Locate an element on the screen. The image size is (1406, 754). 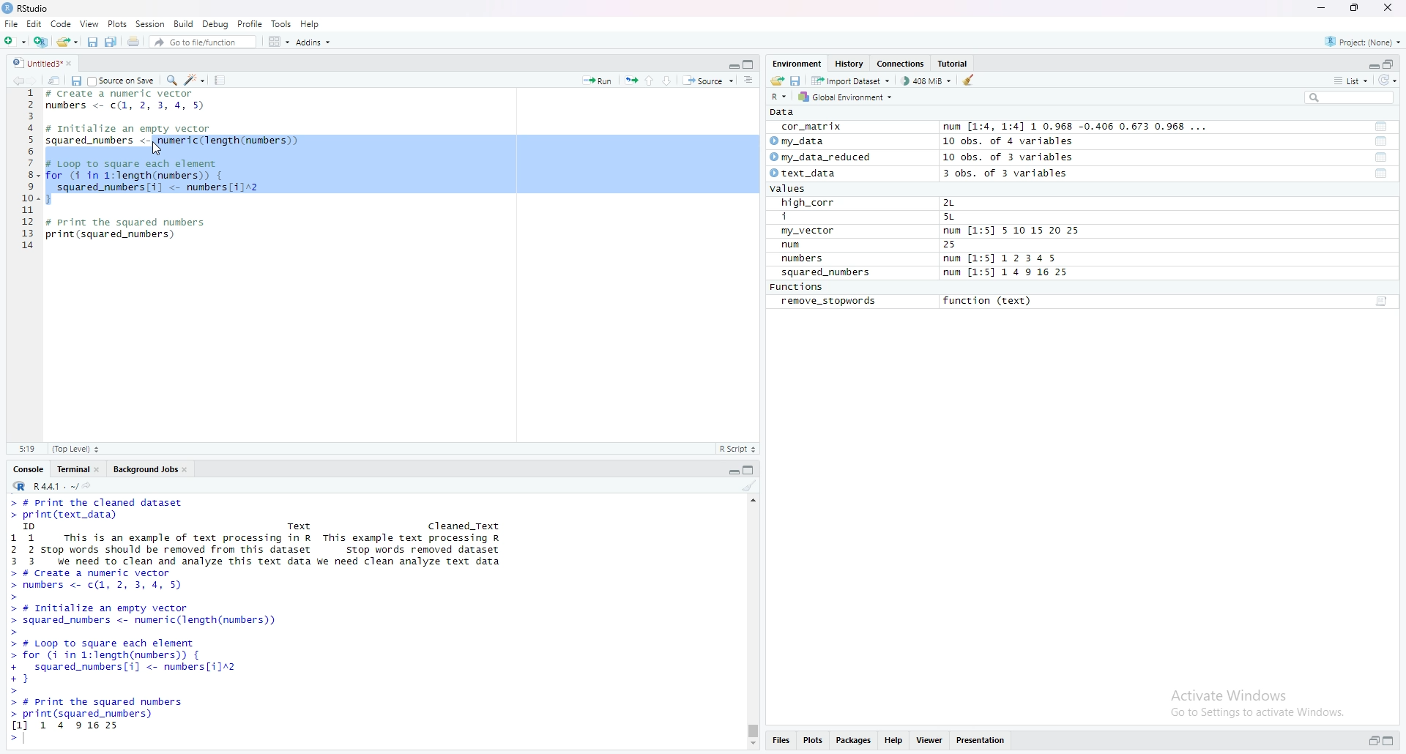
© my_data_reduced is located at coordinates (819, 157).